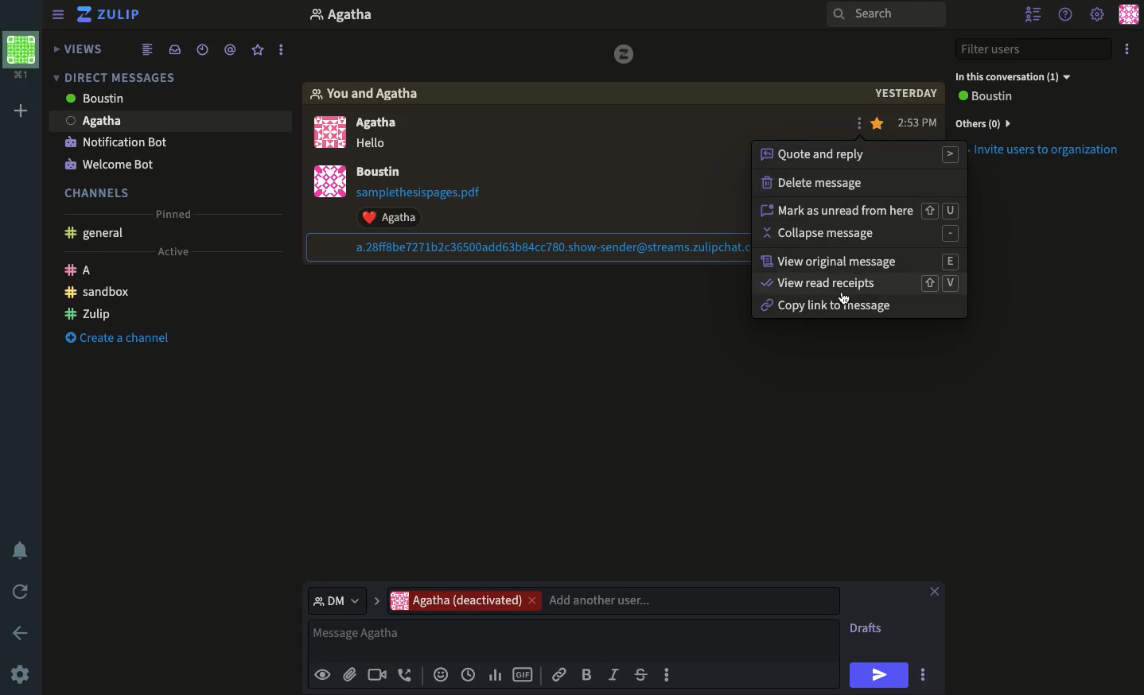  I want to click on Add global time, so click(471, 674).